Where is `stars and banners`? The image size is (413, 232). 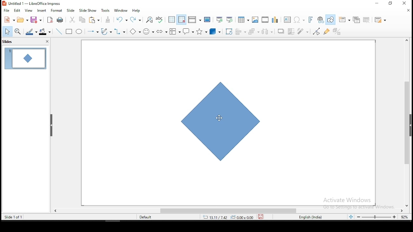 stars and banners is located at coordinates (201, 31).